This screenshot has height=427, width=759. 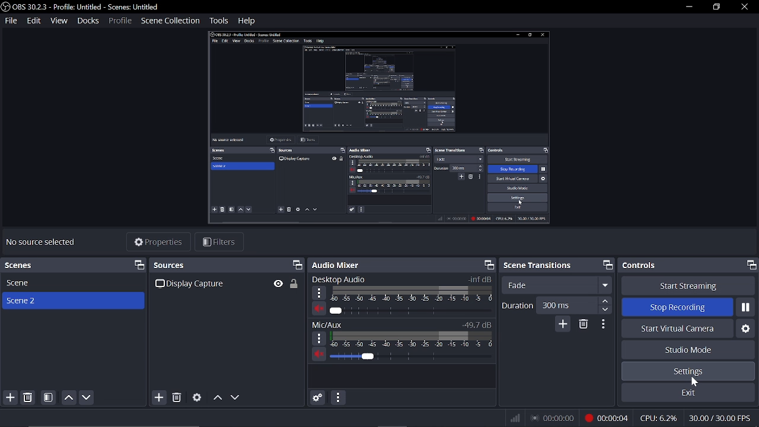 What do you see at coordinates (563, 324) in the screenshot?
I see `add transitions` at bounding box center [563, 324].